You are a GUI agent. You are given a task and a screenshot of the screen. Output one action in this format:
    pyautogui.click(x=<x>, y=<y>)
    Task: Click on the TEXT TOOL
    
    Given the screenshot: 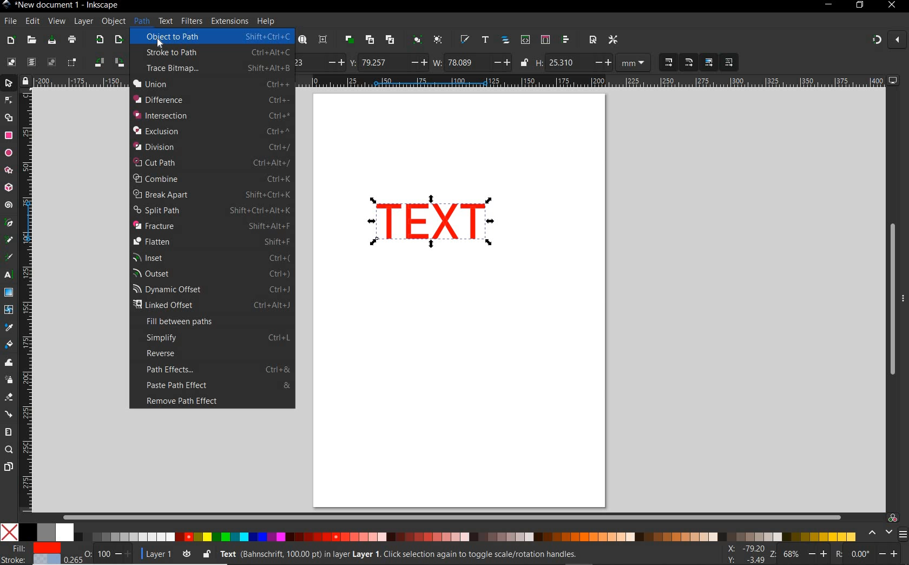 What is the action you would take?
    pyautogui.click(x=10, y=275)
    